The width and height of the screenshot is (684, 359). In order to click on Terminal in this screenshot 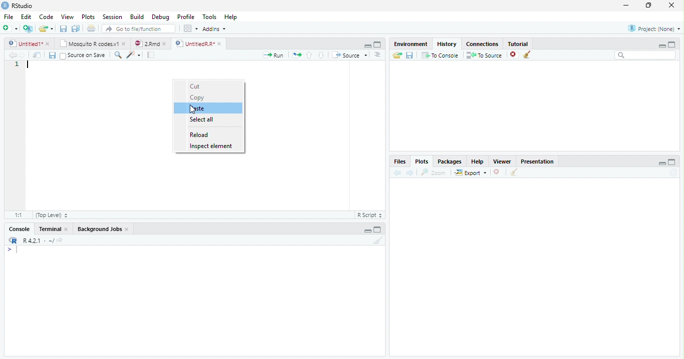, I will do `click(53, 228)`.